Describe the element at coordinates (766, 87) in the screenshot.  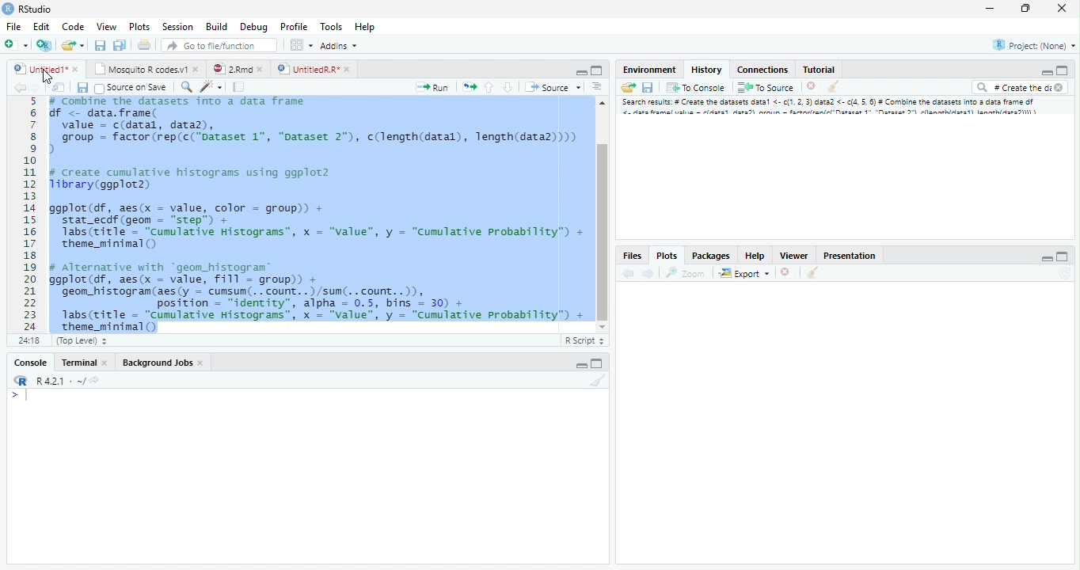
I see `To Source` at that location.